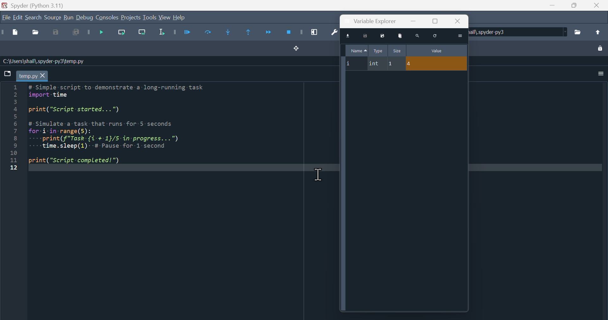 The width and height of the screenshot is (608, 320). Describe the element at coordinates (268, 34) in the screenshot. I see `Continue execution until next function` at that location.